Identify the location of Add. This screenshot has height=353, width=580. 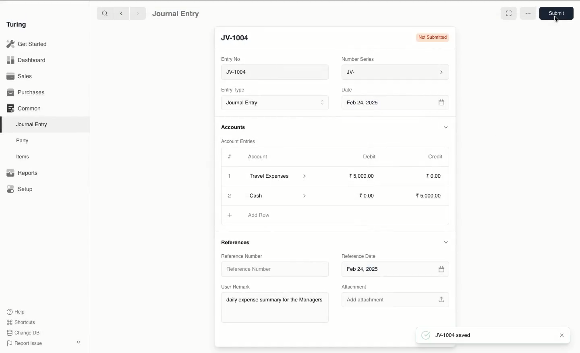
(230, 216).